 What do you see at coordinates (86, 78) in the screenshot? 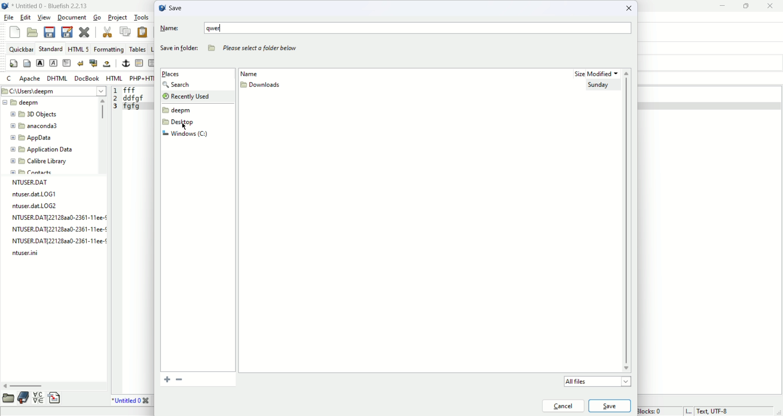
I see `Docbook` at bounding box center [86, 78].